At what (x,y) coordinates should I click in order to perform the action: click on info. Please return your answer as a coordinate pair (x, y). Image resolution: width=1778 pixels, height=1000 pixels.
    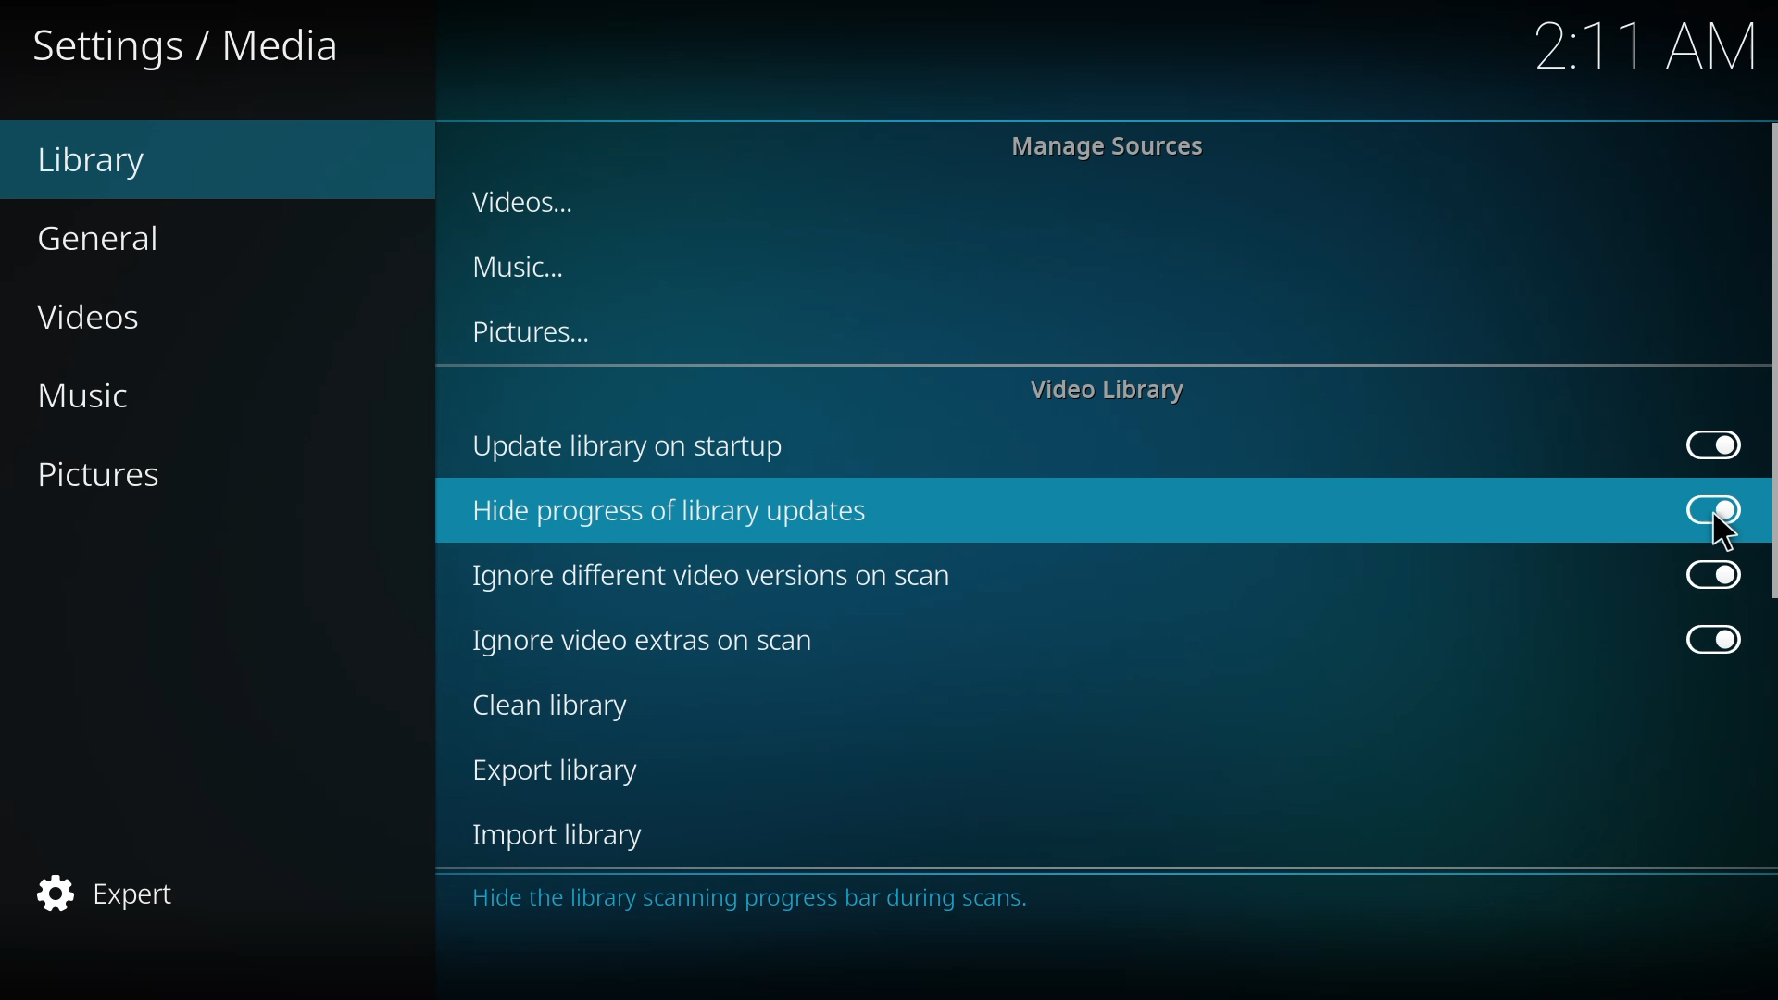
    Looking at the image, I should click on (756, 895).